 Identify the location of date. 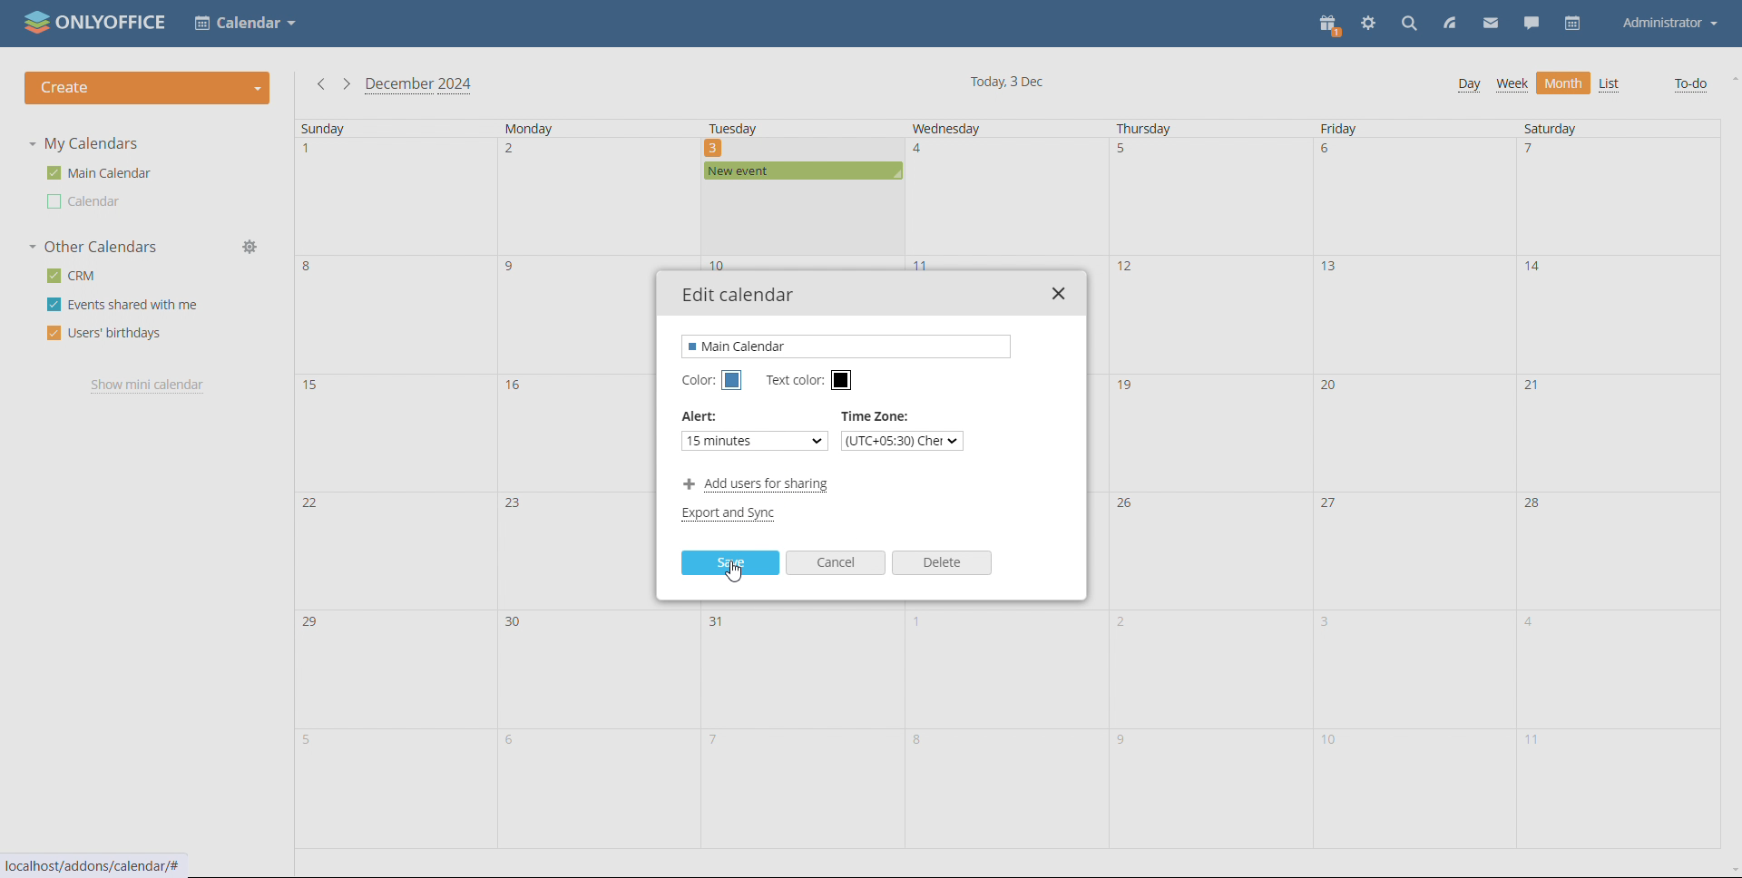
(396, 314).